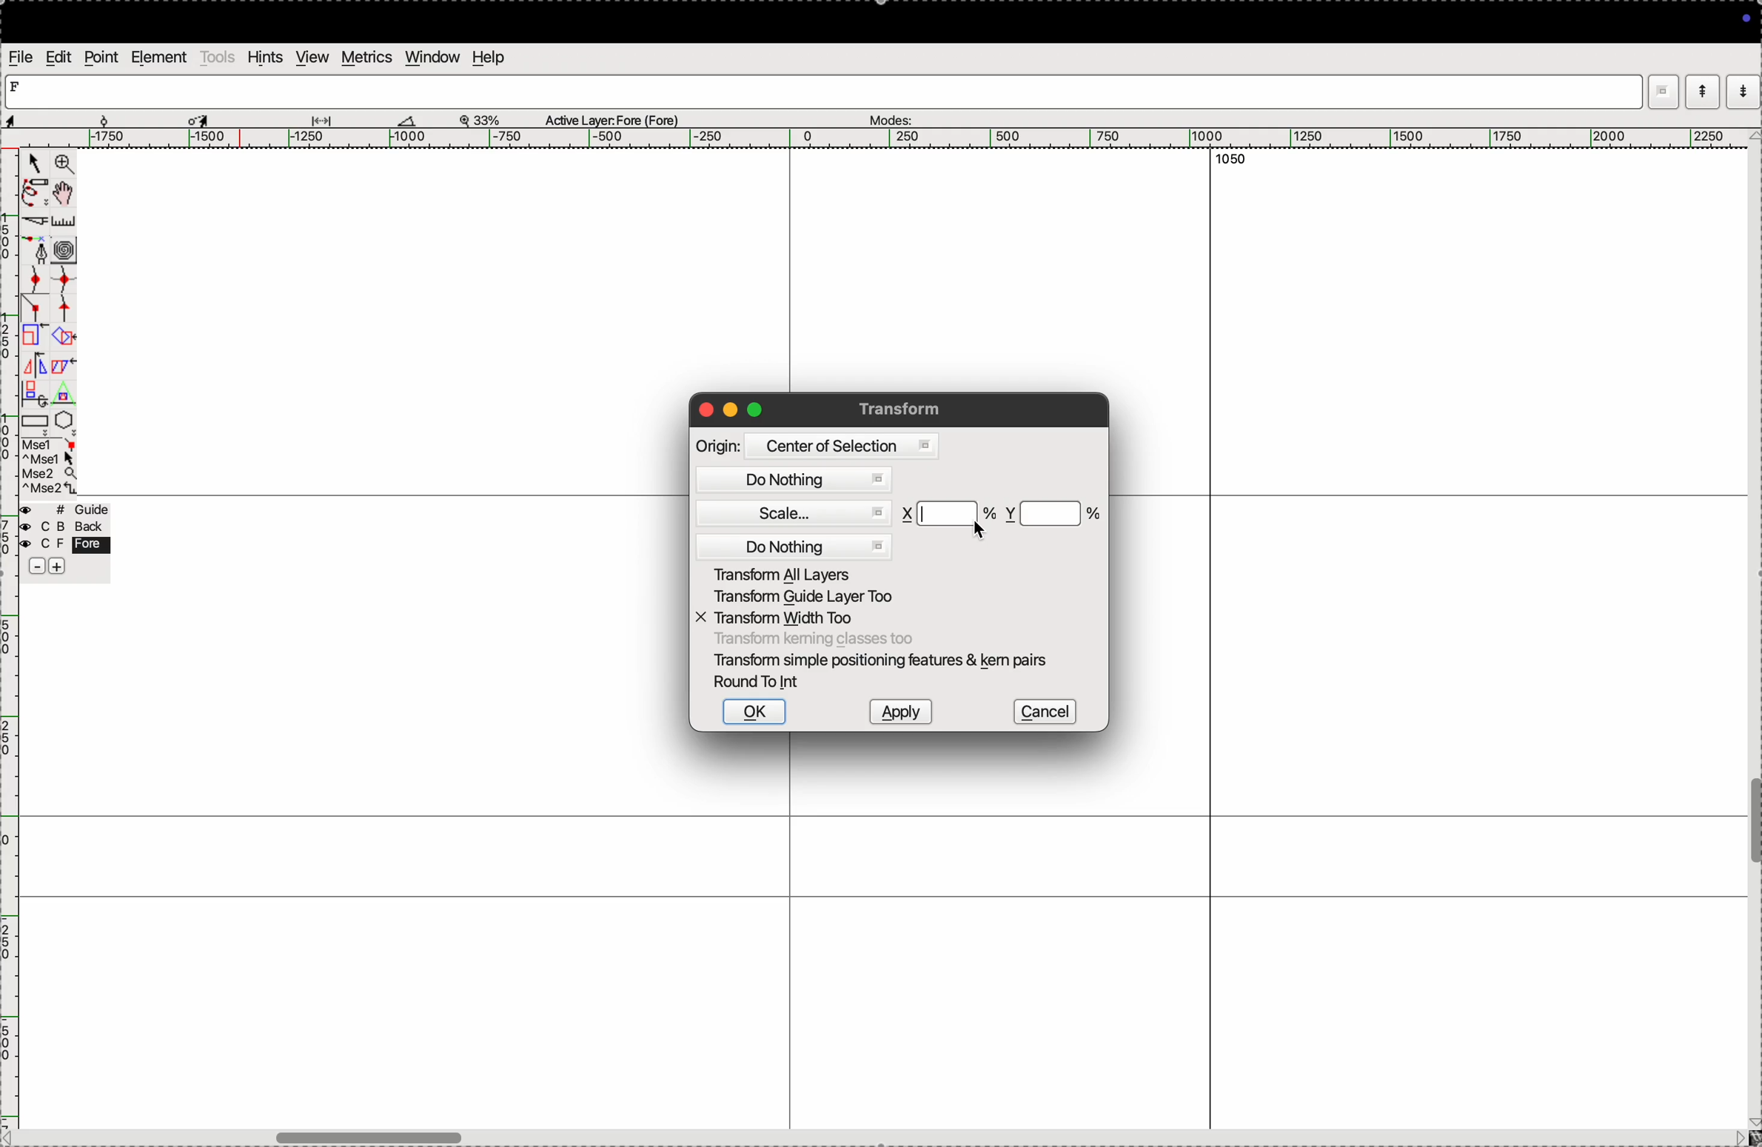 This screenshot has width=1762, height=1147. Describe the element at coordinates (761, 683) in the screenshot. I see `round to int` at that location.